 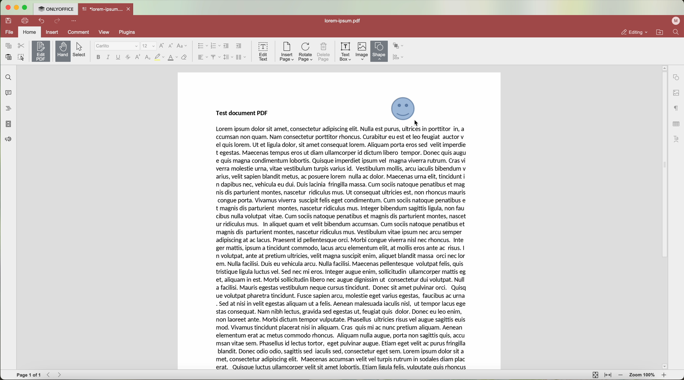 I want to click on align shape, so click(x=401, y=58).